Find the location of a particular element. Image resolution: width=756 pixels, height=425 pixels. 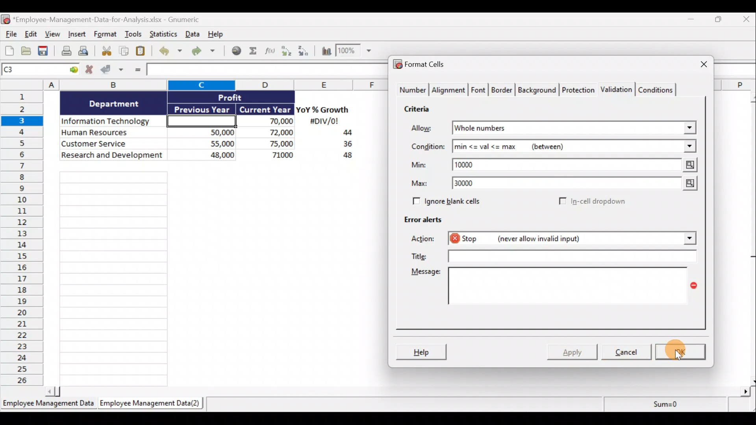

#DIV/0! is located at coordinates (324, 122).